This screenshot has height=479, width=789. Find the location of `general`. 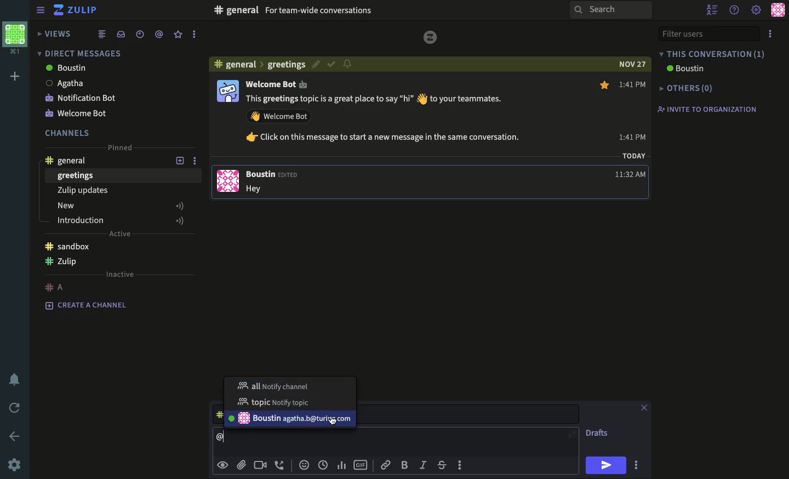

general is located at coordinates (67, 161).